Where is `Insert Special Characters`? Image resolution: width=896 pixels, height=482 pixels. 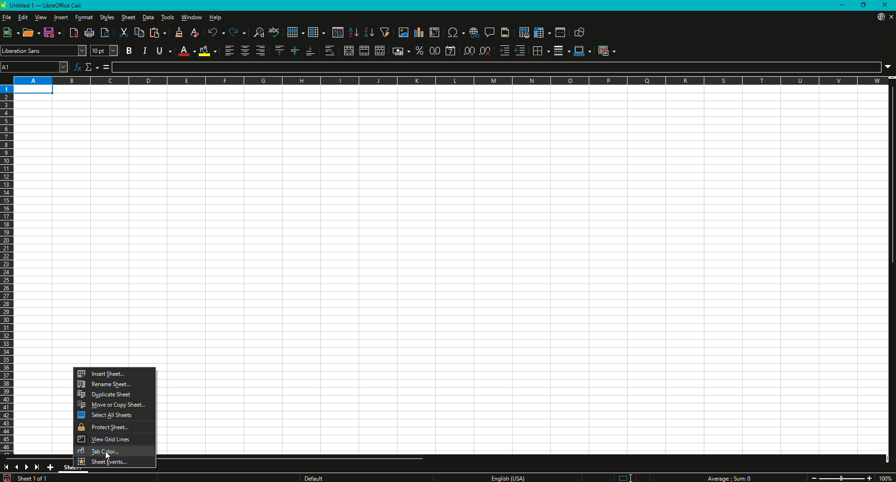 Insert Special Characters is located at coordinates (455, 32).